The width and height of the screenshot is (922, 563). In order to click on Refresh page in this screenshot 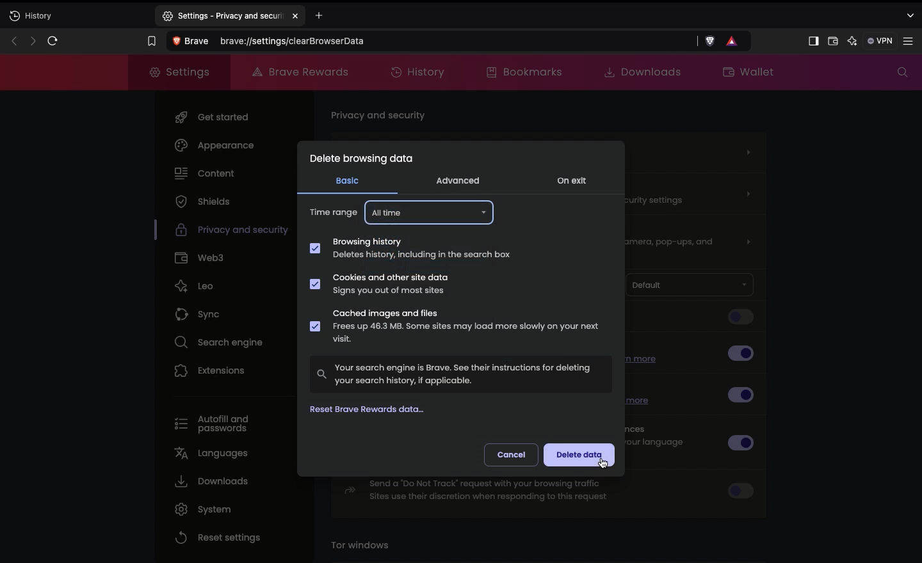, I will do `click(53, 40)`.